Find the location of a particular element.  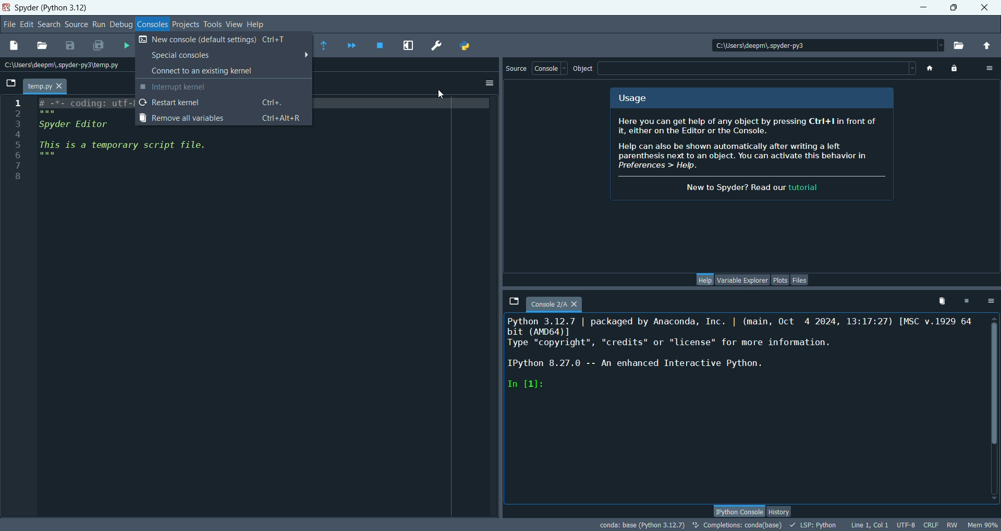

cursor is located at coordinates (442, 94).